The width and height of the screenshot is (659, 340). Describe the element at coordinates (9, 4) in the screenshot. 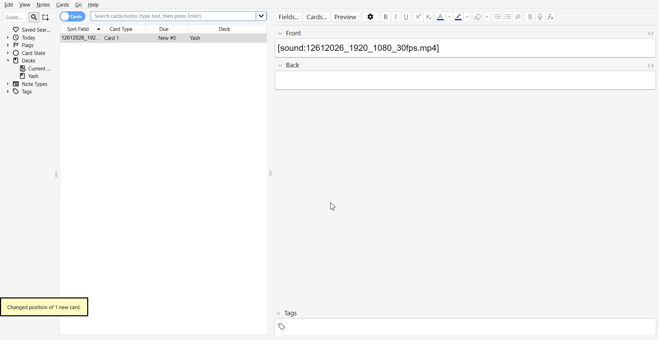

I see `Edit` at that location.